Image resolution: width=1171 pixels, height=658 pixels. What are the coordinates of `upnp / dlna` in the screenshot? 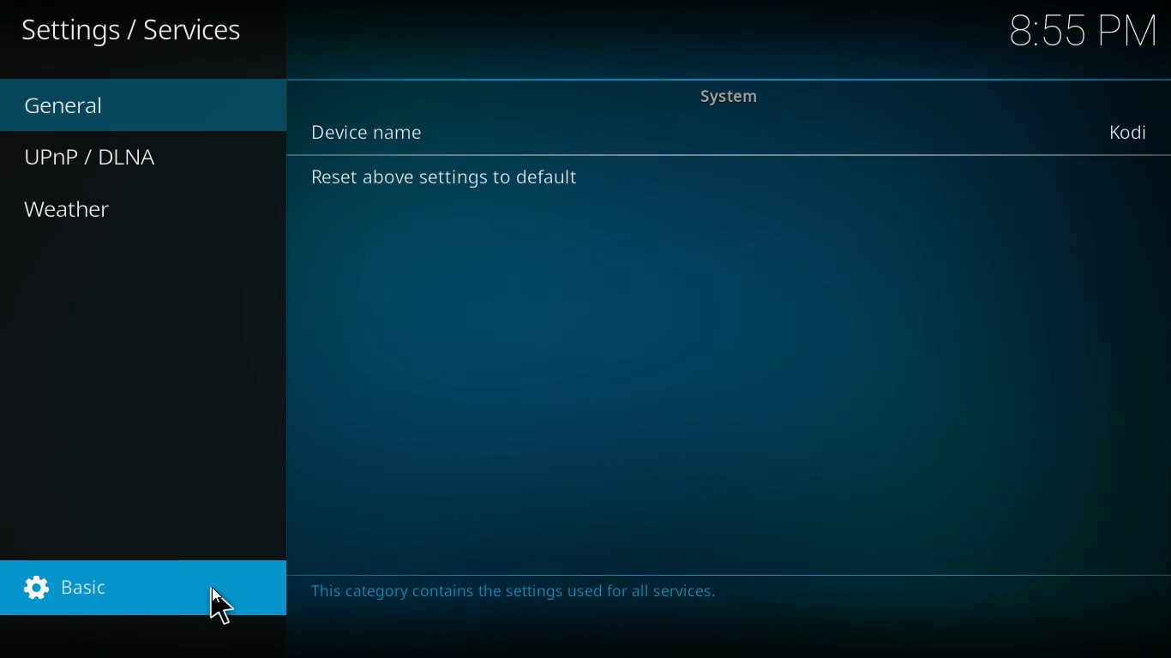 It's located at (98, 153).